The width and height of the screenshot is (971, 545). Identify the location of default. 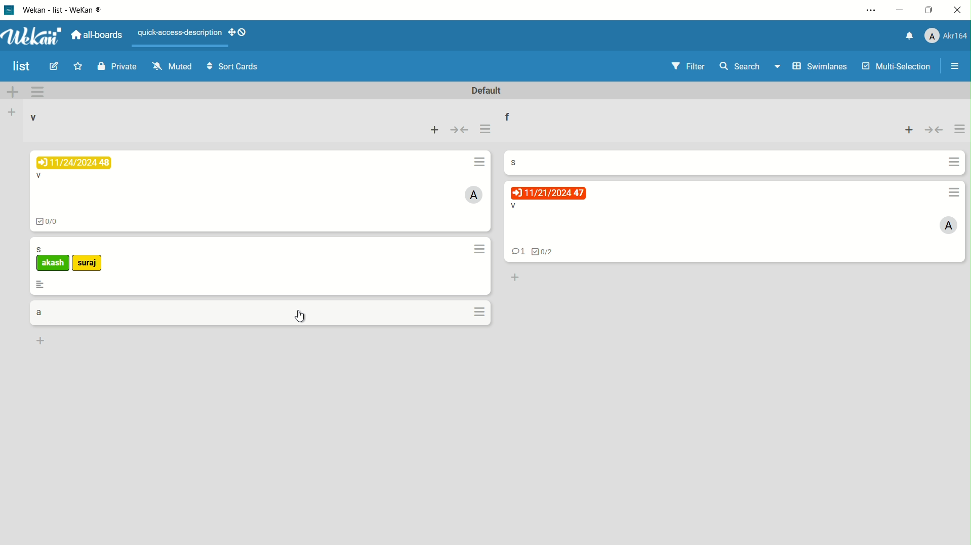
(487, 91).